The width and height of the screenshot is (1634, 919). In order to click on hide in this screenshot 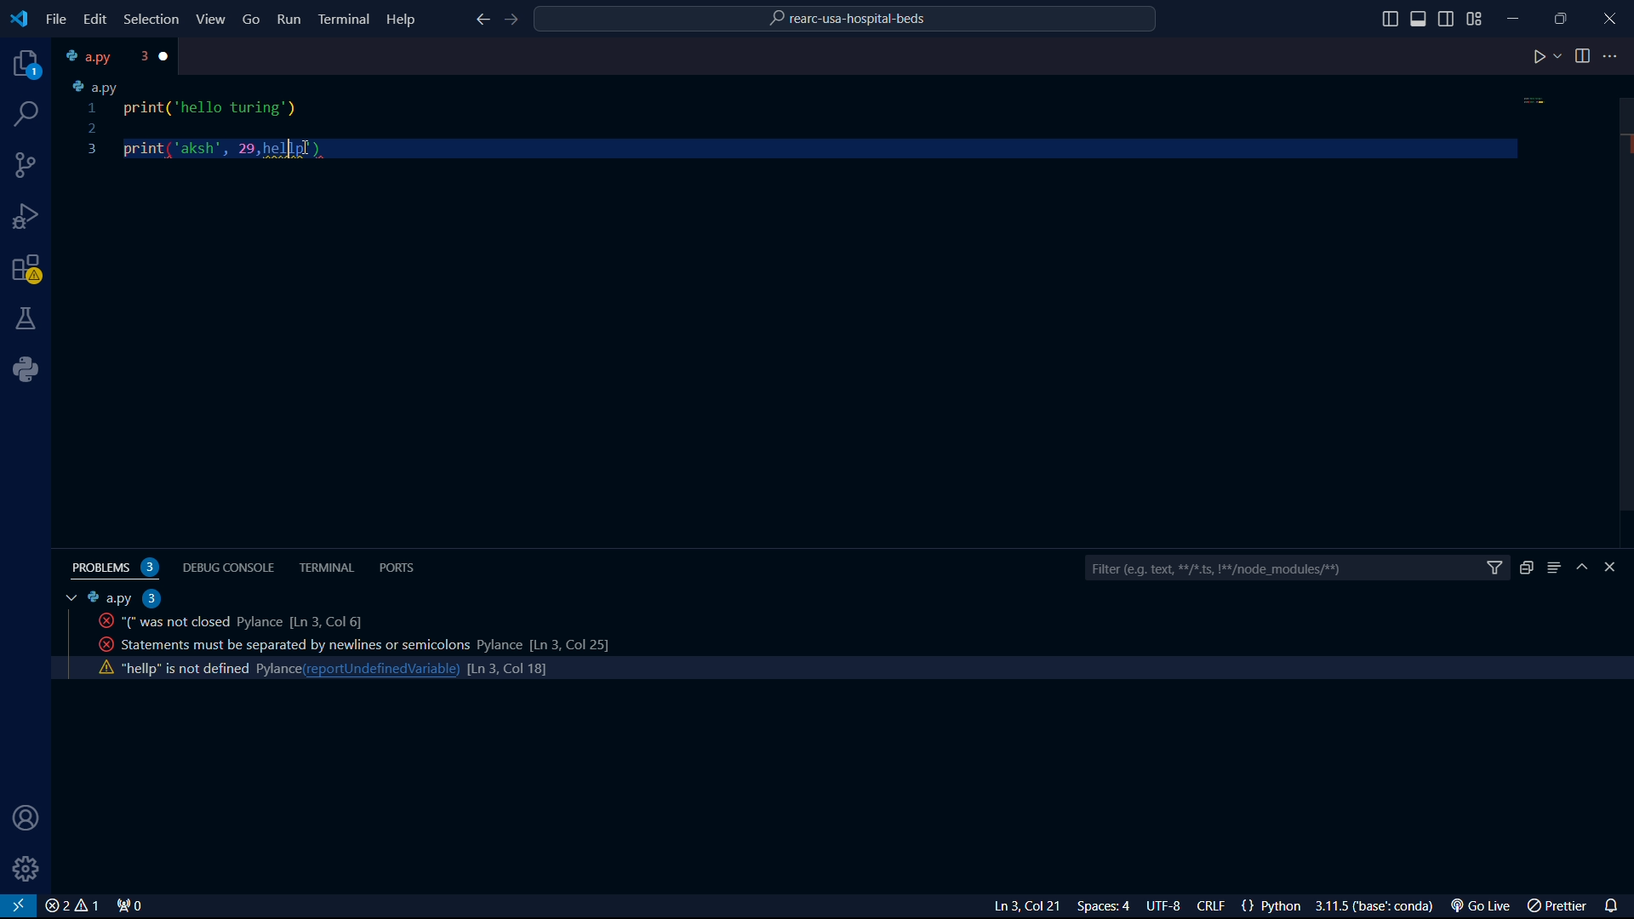, I will do `click(1585, 568)`.